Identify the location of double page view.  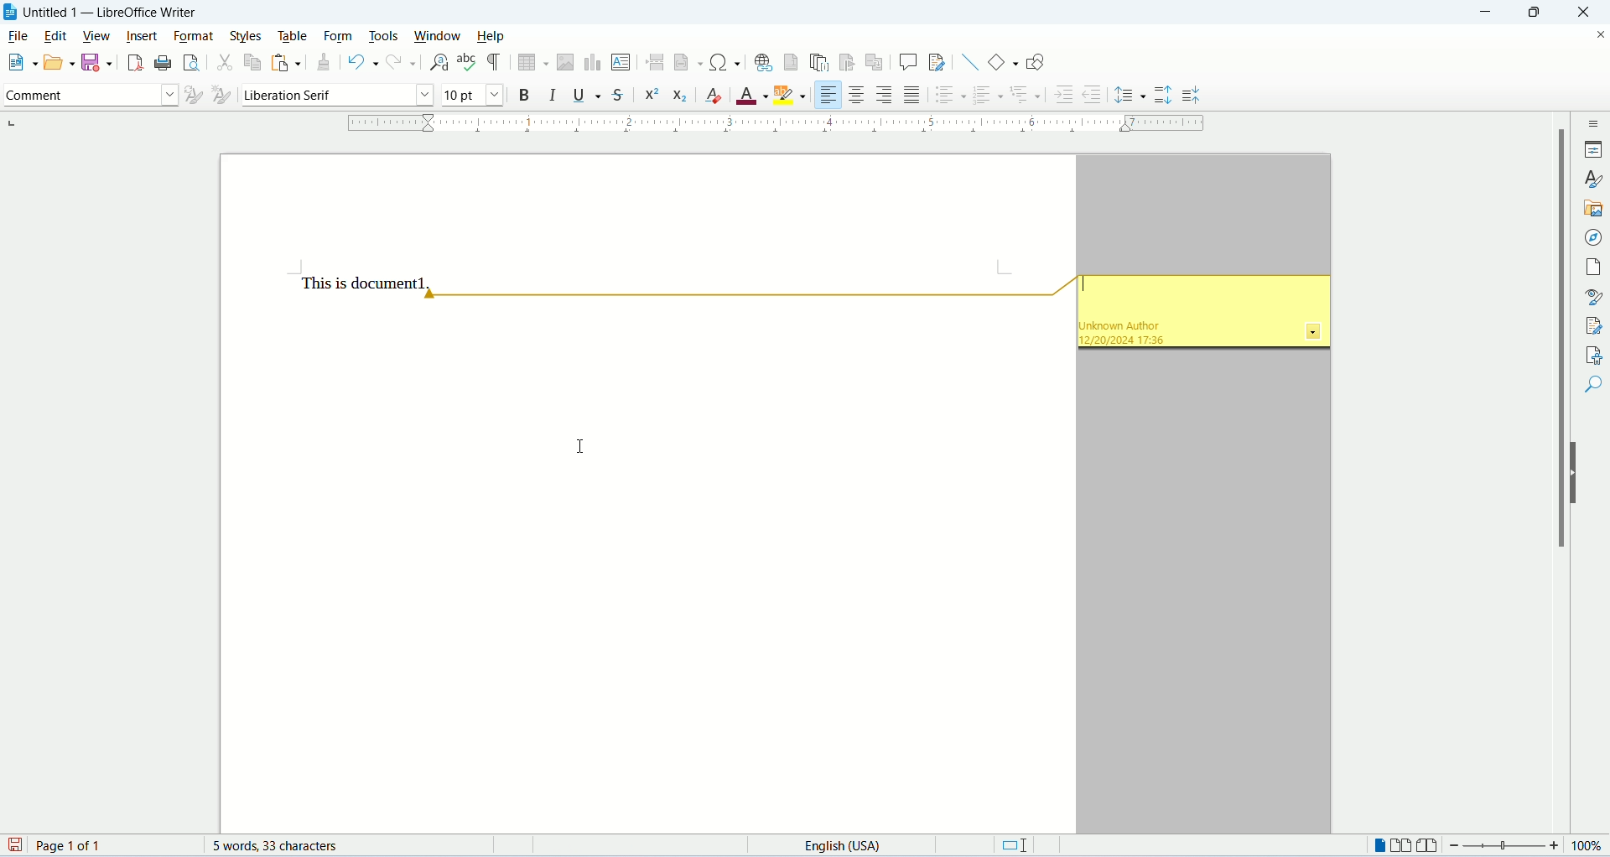
(1400, 844).